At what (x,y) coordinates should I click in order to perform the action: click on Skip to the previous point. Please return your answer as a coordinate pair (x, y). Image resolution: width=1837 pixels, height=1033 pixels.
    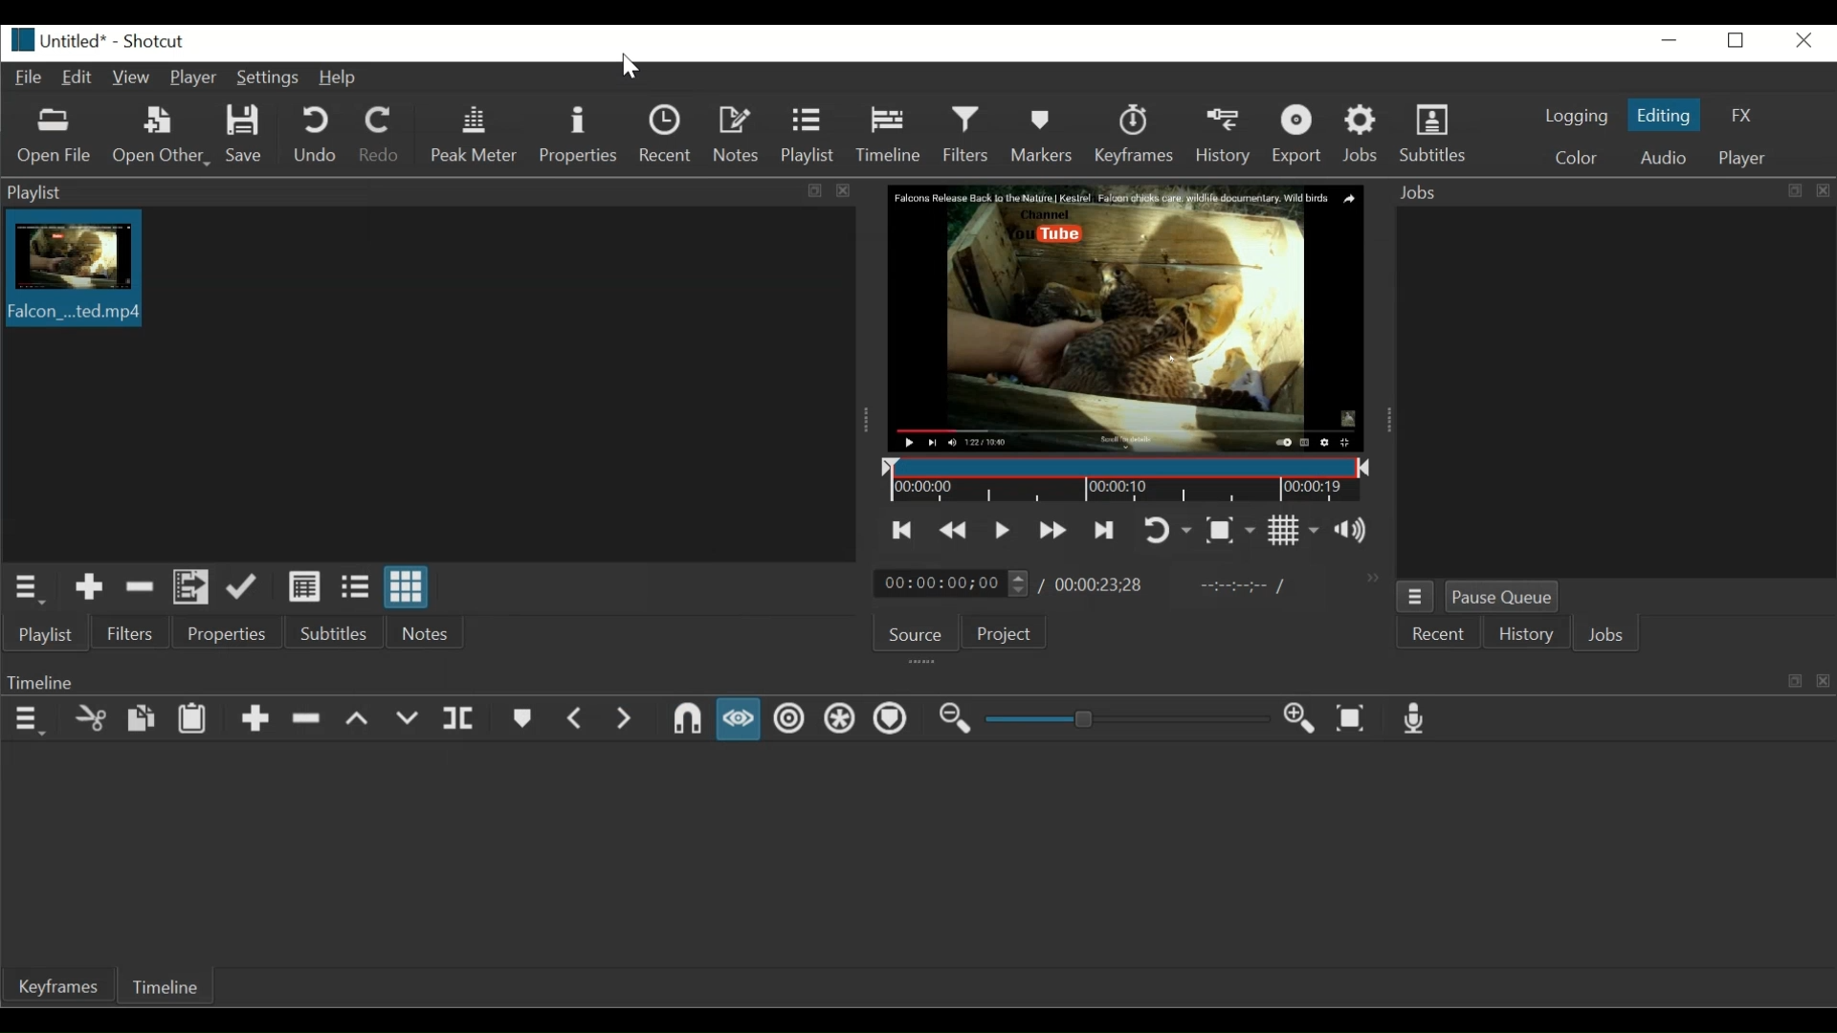
    Looking at the image, I should click on (903, 530).